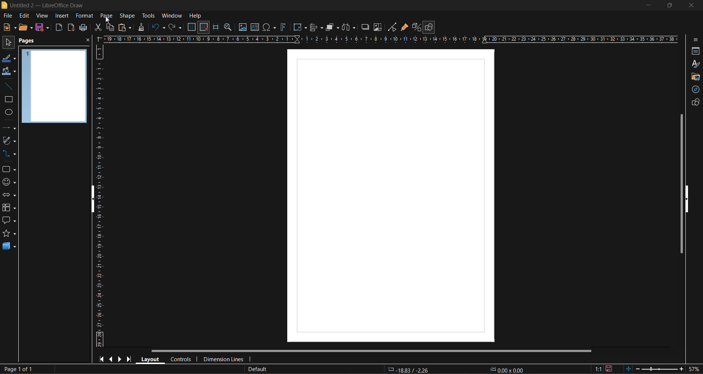  I want to click on special characters, so click(268, 27).